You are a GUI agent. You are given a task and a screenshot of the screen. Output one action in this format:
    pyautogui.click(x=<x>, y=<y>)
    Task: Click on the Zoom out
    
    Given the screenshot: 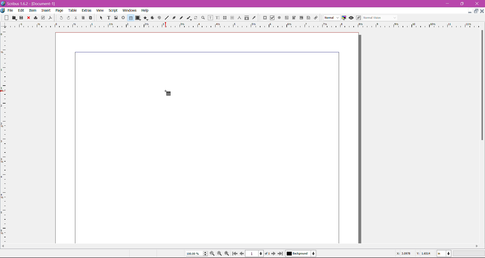 What is the action you would take?
    pyautogui.click(x=213, y=253)
    